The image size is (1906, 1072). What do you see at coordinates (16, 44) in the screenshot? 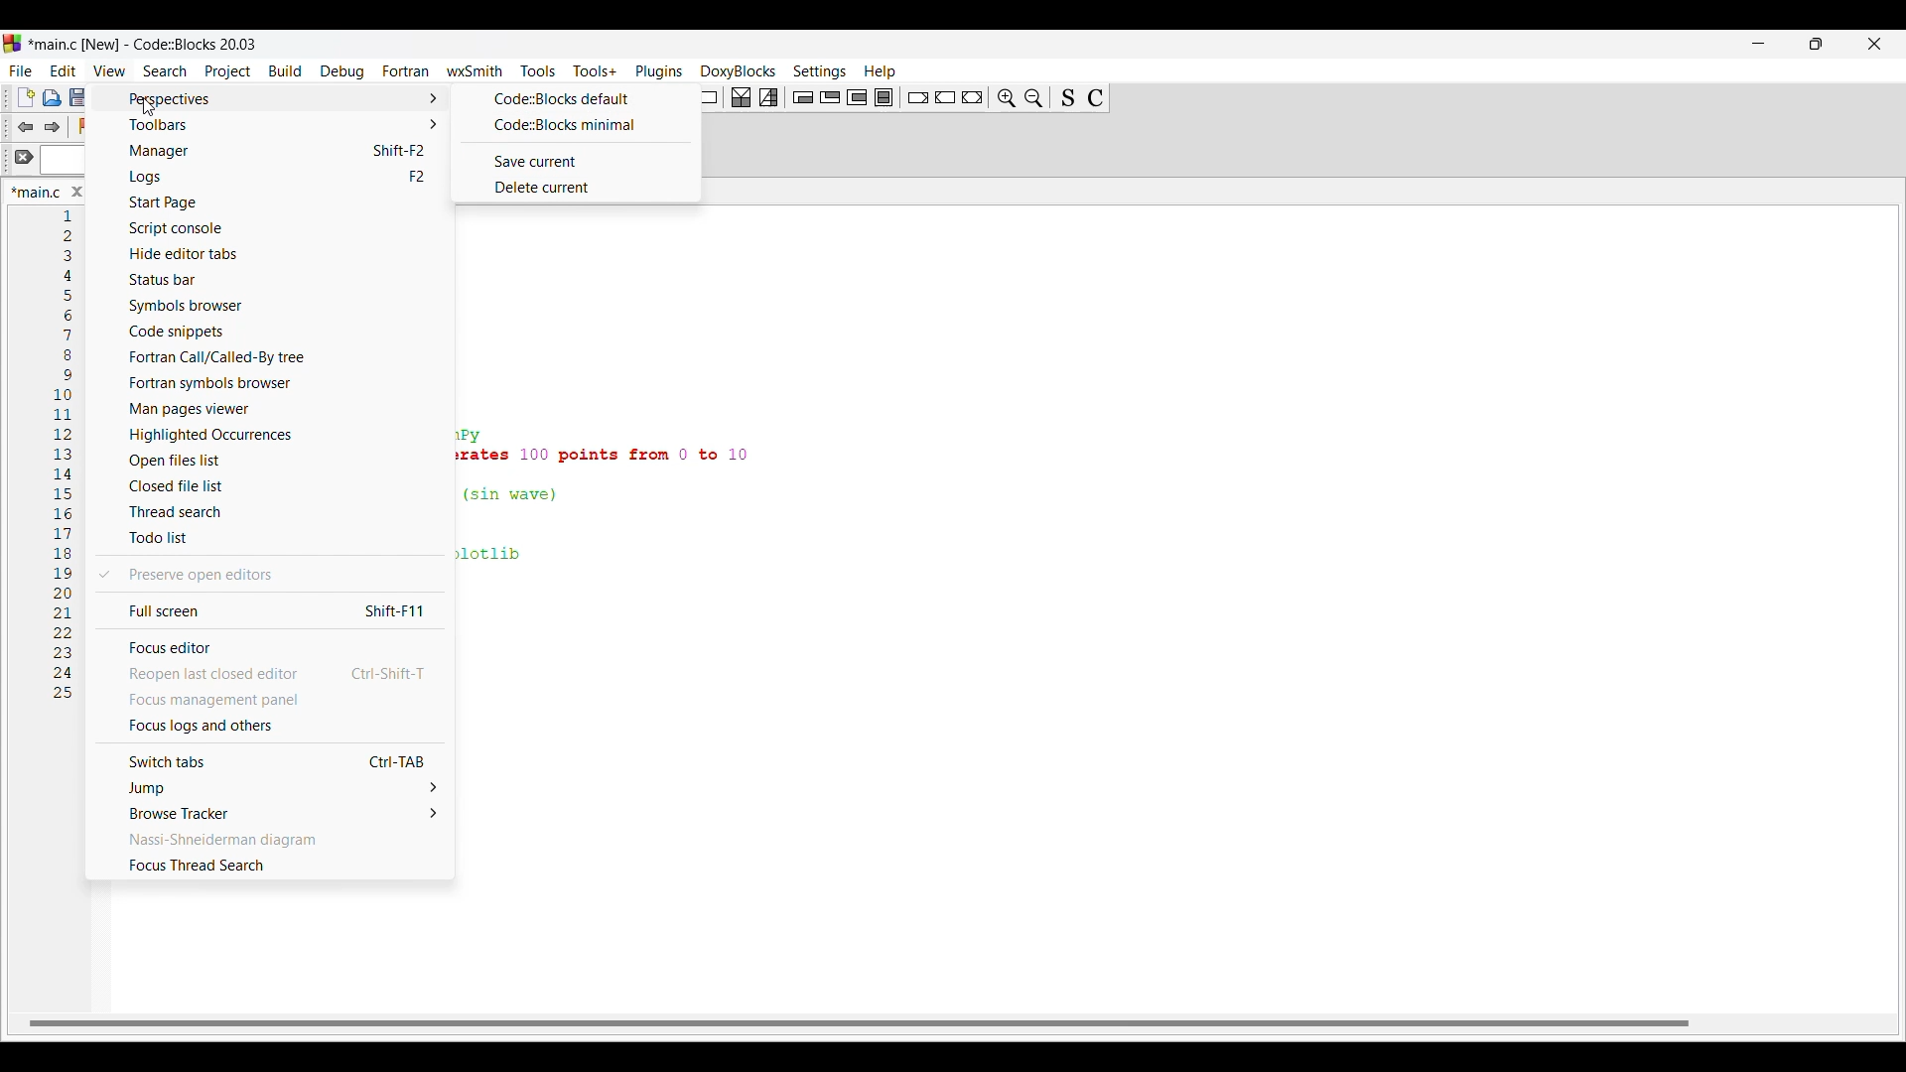
I see `codeblock logo` at bounding box center [16, 44].